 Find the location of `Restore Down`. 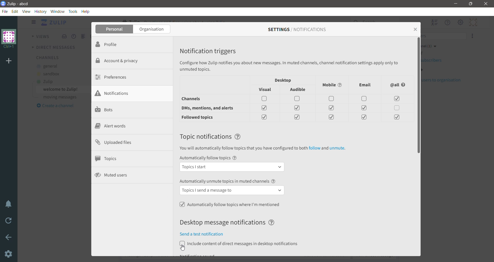

Restore Down is located at coordinates (471, 4).